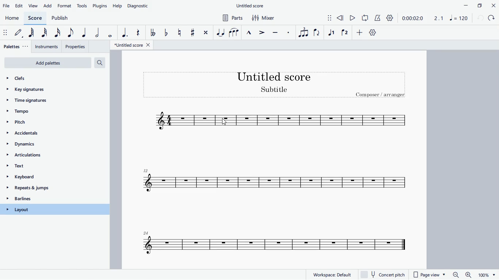 The height and width of the screenshot is (280, 499). I want to click on toggle double flat, so click(152, 33).